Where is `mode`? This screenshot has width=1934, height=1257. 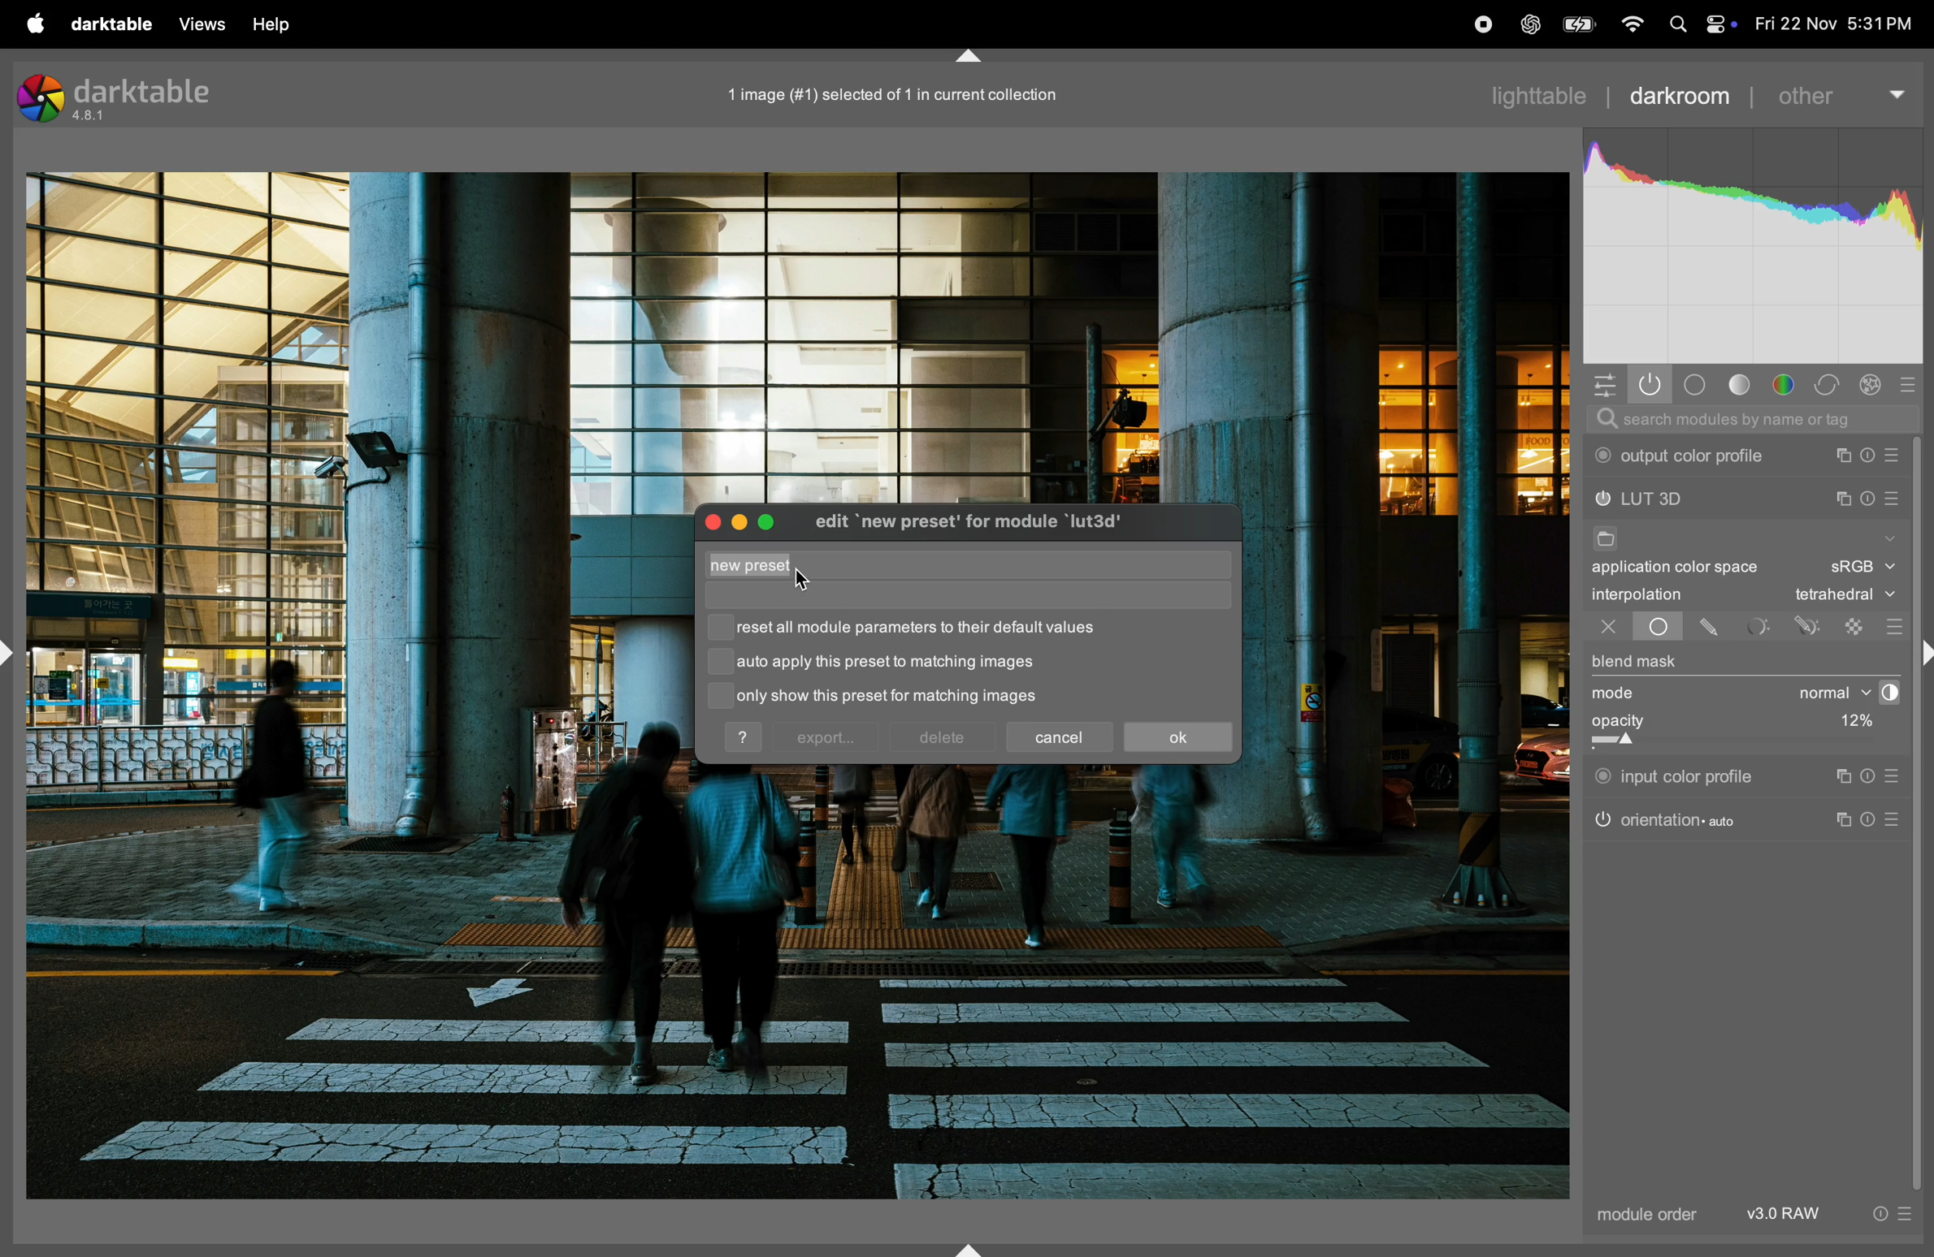
mode is located at coordinates (1619, 694).